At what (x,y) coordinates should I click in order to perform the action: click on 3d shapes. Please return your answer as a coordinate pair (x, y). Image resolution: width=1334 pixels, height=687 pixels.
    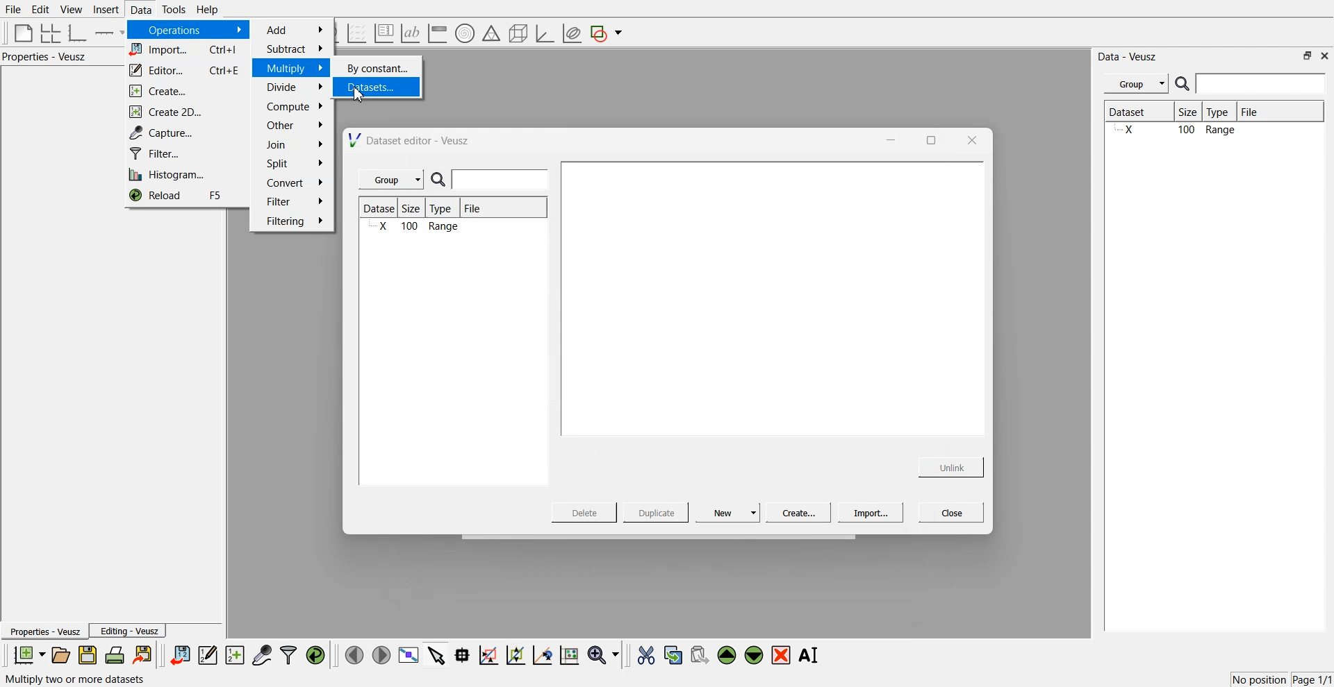
    Looking at the image, I should click on (516, 33).